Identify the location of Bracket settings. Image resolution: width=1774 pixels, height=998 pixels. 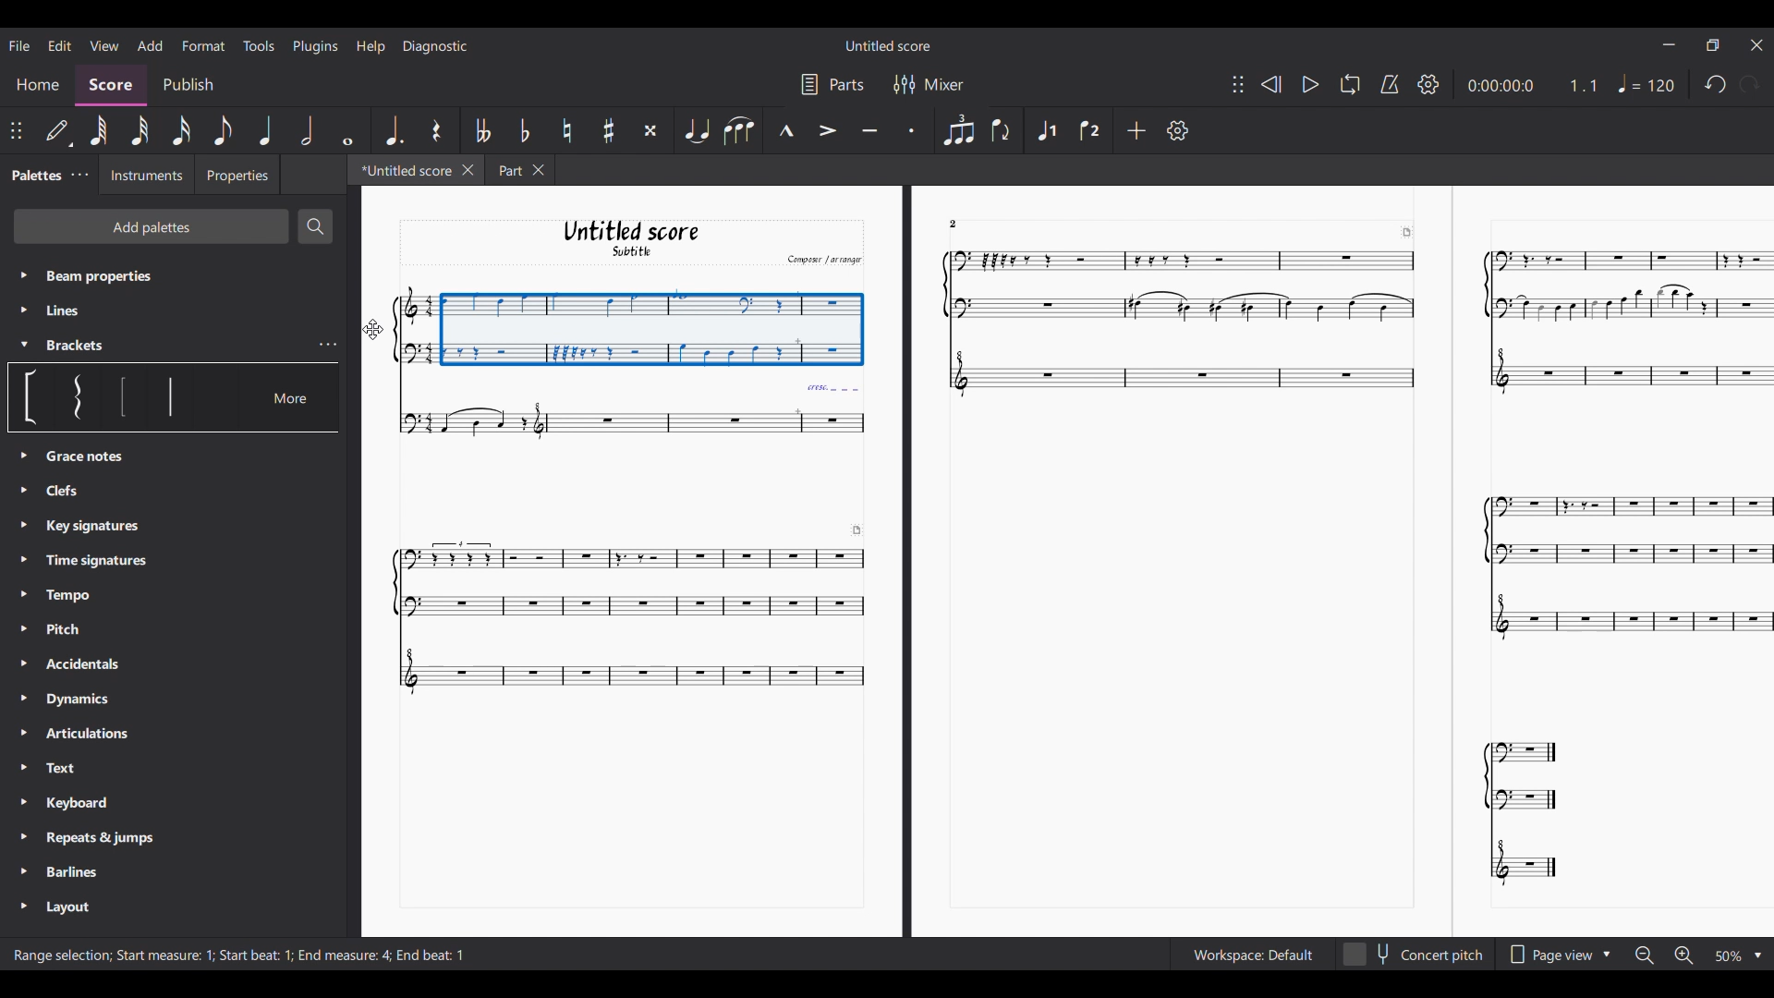
(329, 345).